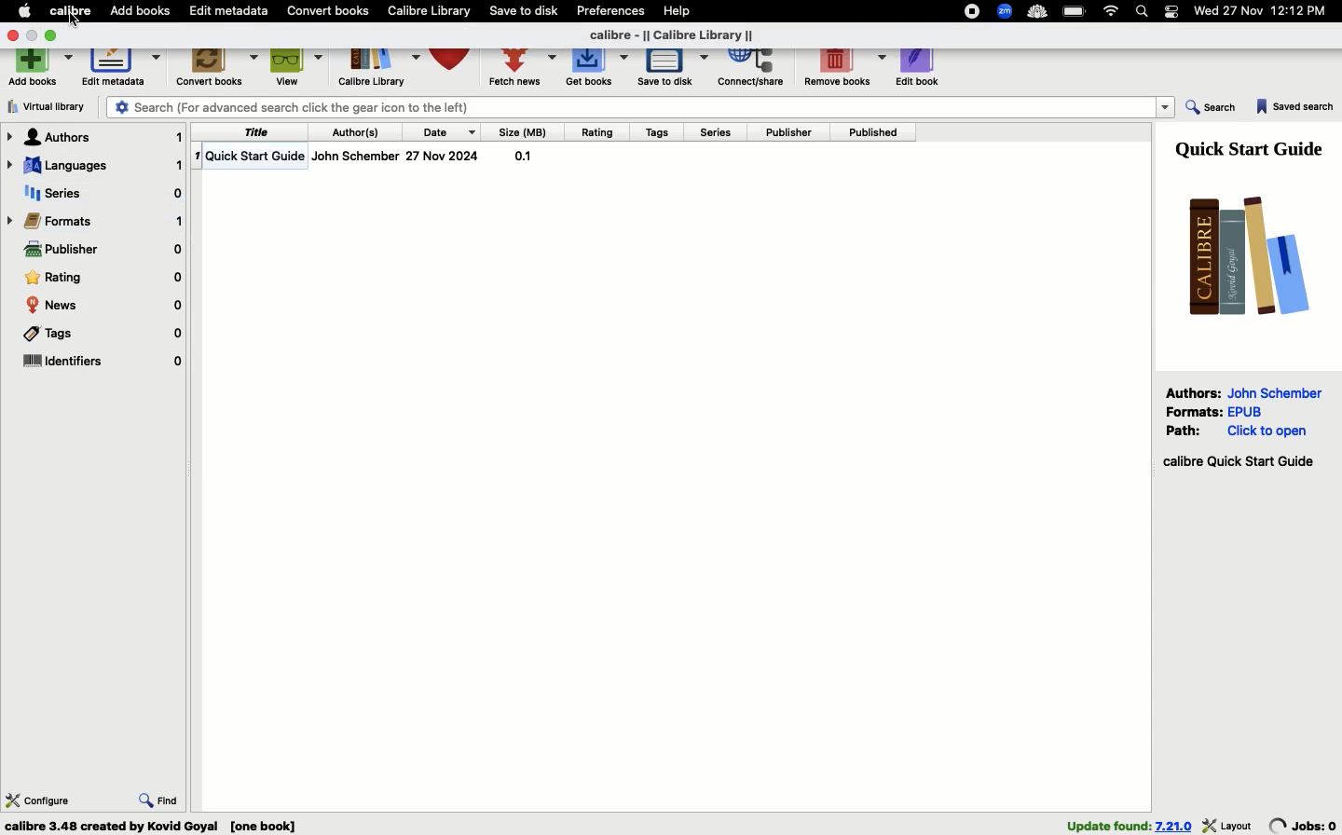 The image size is (1342, 835). Describe the element at coordinates (676, 9) in the screenshot. I see `Help` at that location.